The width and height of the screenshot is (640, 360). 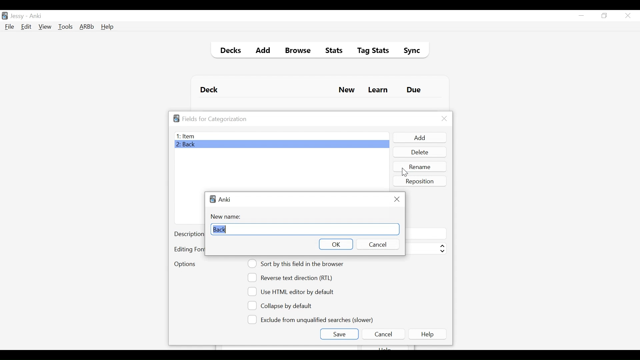 What do you see at coordinates (297, 264) in the screenshot?
I see `(un)select Sort by this field in the browser` at bounding box center [297, 264].